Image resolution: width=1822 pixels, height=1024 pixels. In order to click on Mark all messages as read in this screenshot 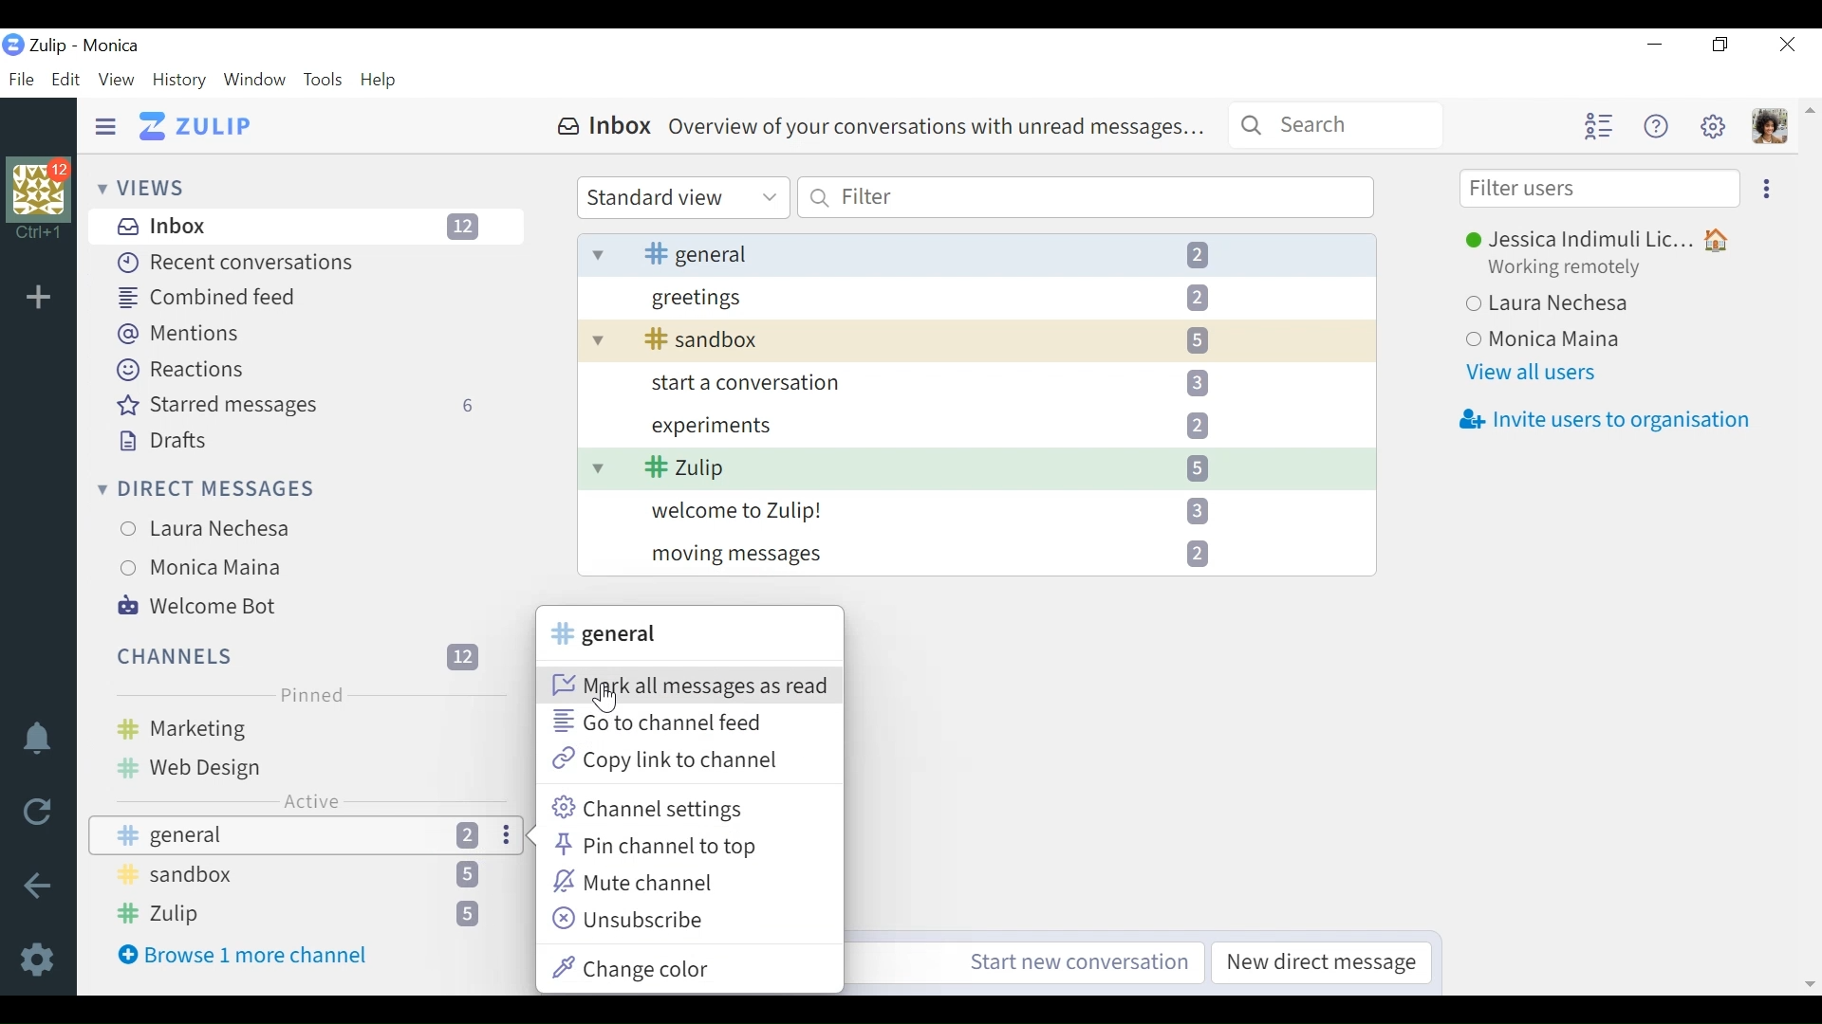, I will do `click(688, 686)`.